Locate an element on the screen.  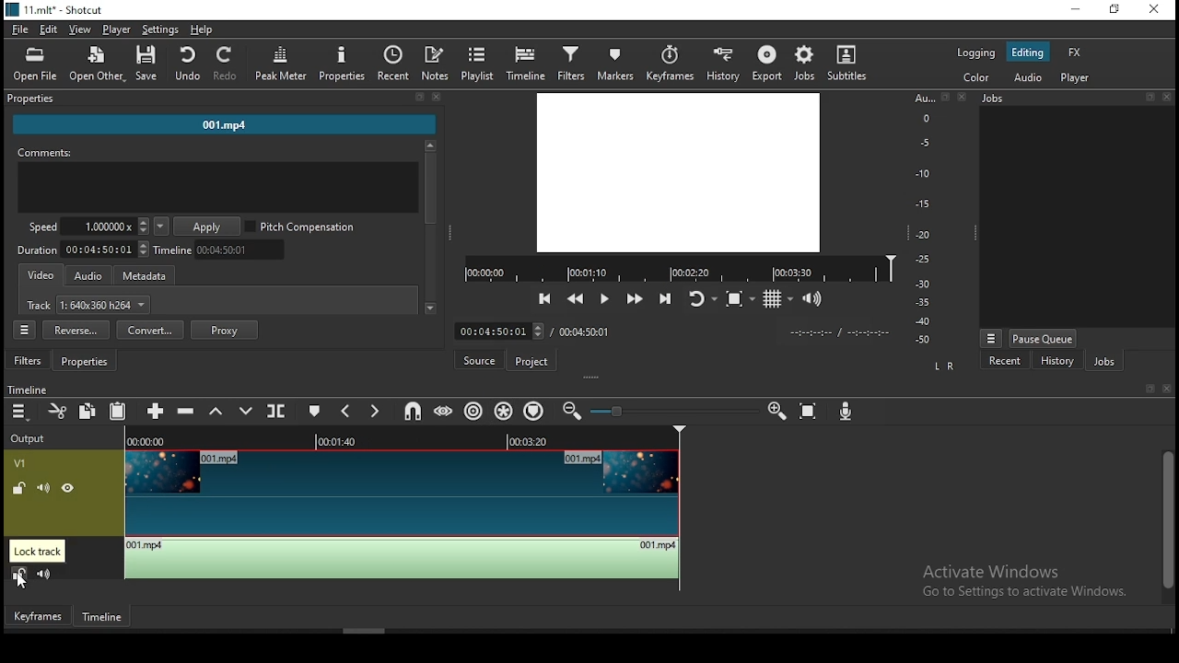
split at playhead is located at coordinates (275, 412).